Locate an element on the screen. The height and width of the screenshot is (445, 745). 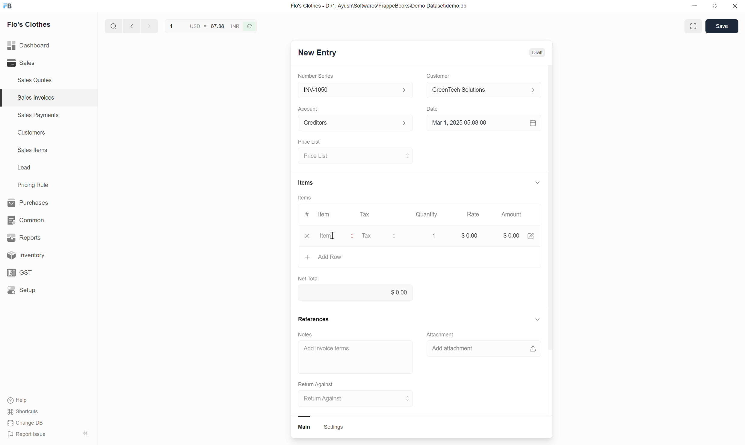
Lead is located at coordinates (24, 168).